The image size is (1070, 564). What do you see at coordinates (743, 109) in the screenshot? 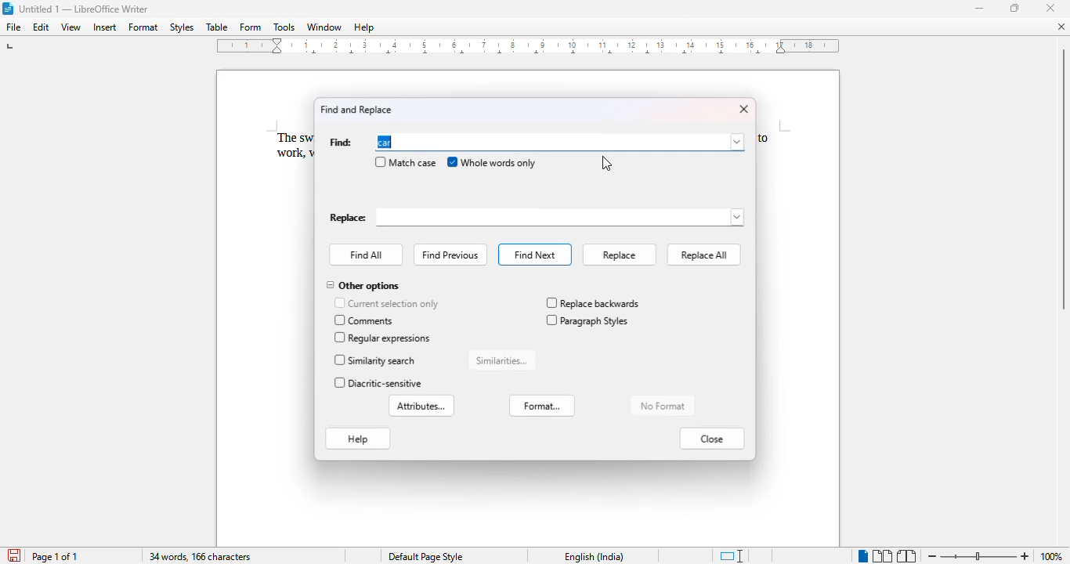
I see `close` at bounding box center [743, 109].